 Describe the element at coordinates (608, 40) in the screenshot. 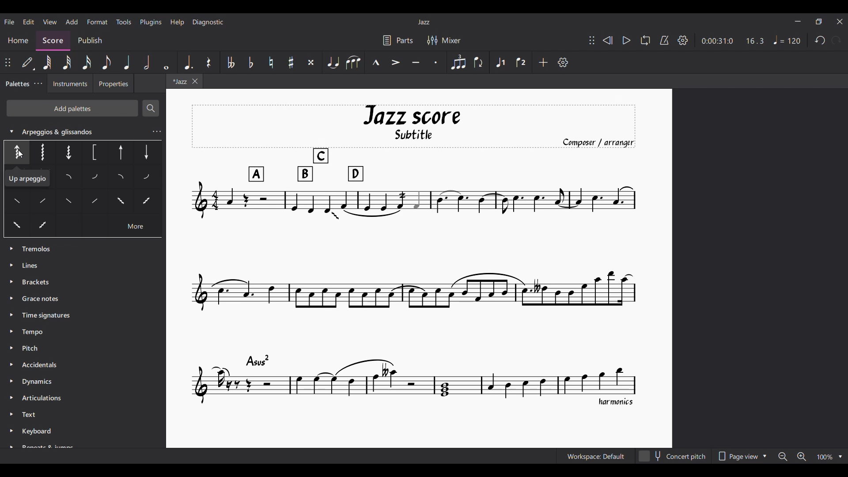

I see `Rewind` at that location.